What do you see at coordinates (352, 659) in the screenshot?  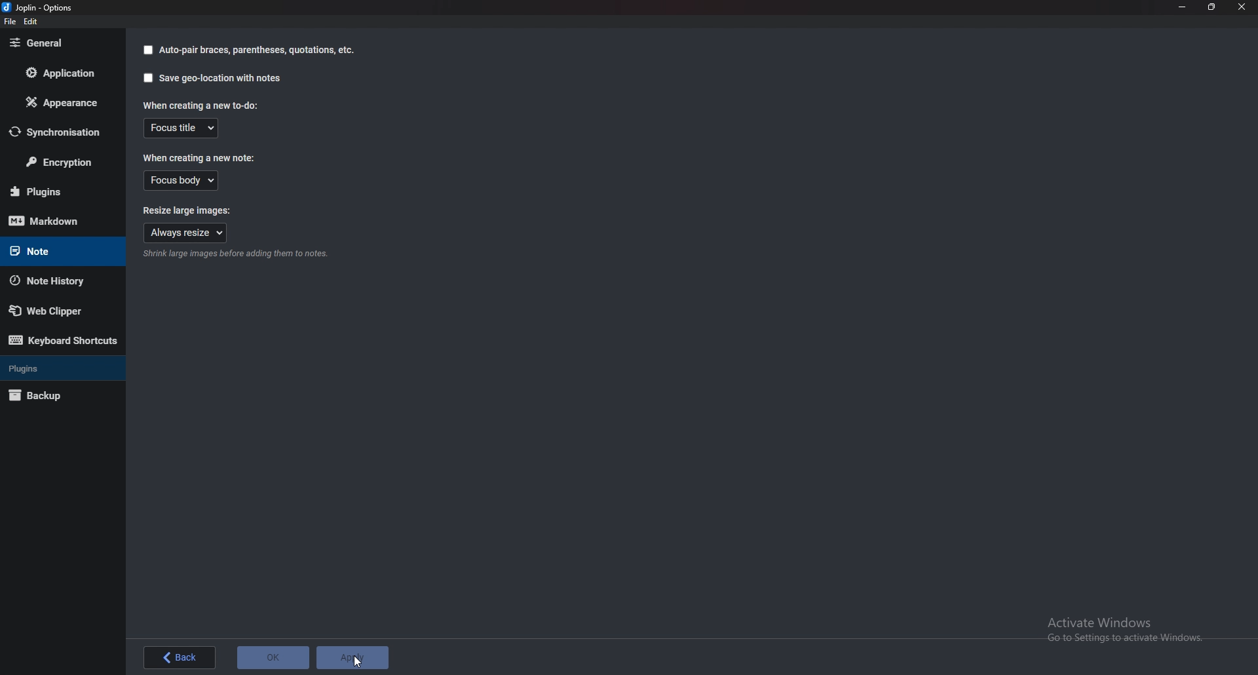 I see `Apply` at bounding box center [352, 659].